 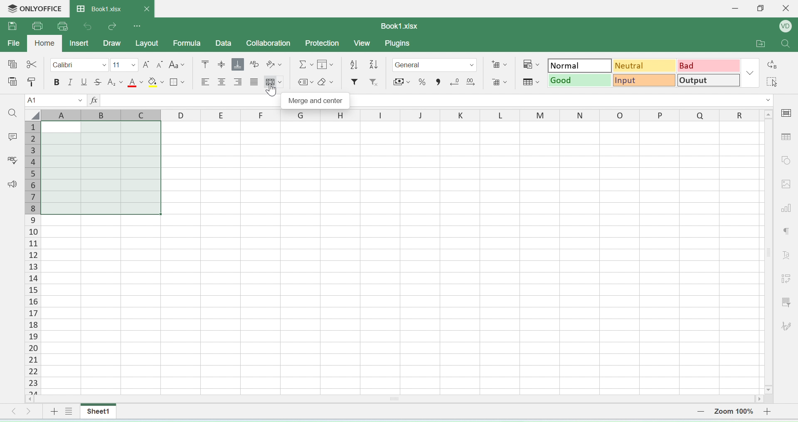 I want to click on layout, so click(x=146, y=43).